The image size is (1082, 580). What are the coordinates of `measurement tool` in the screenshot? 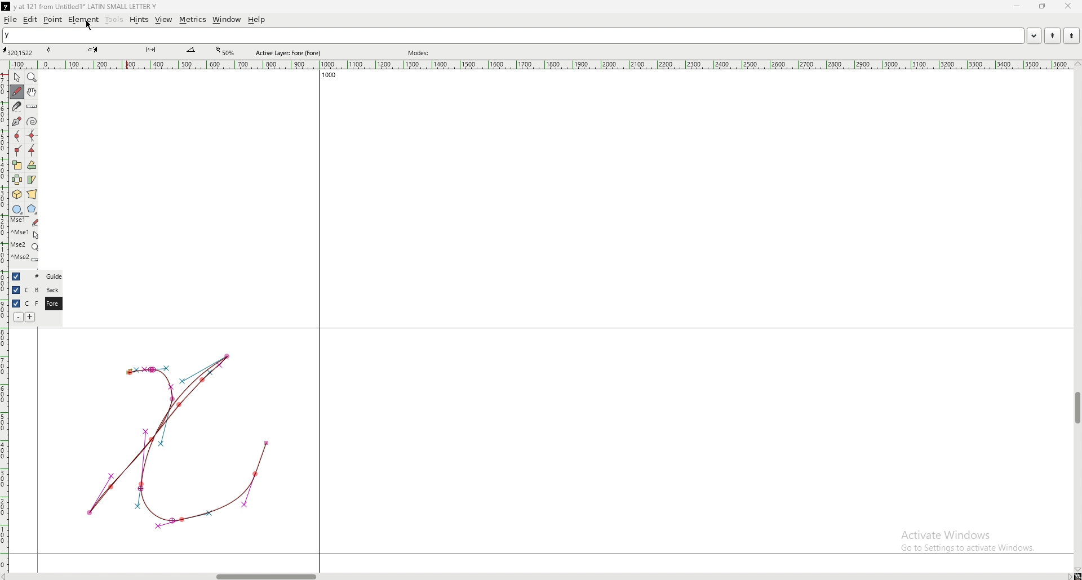 It's located at (191, 50).